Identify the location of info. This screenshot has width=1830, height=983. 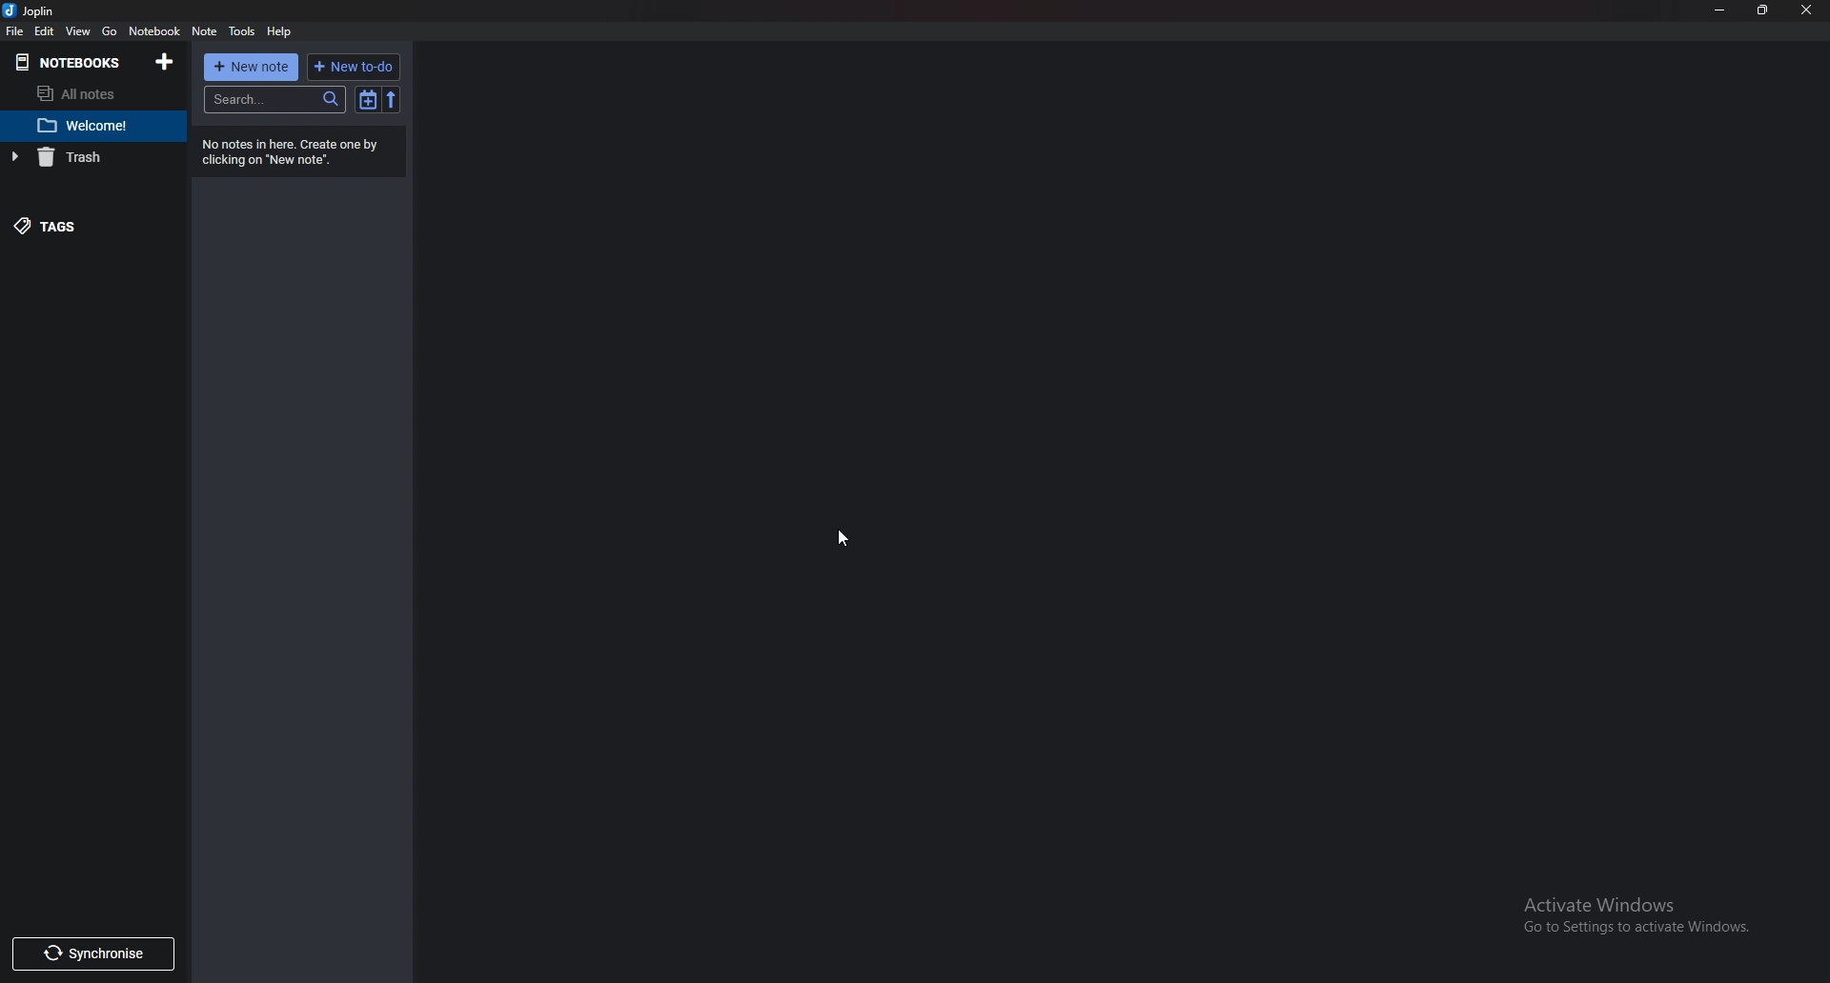
(301, 150).